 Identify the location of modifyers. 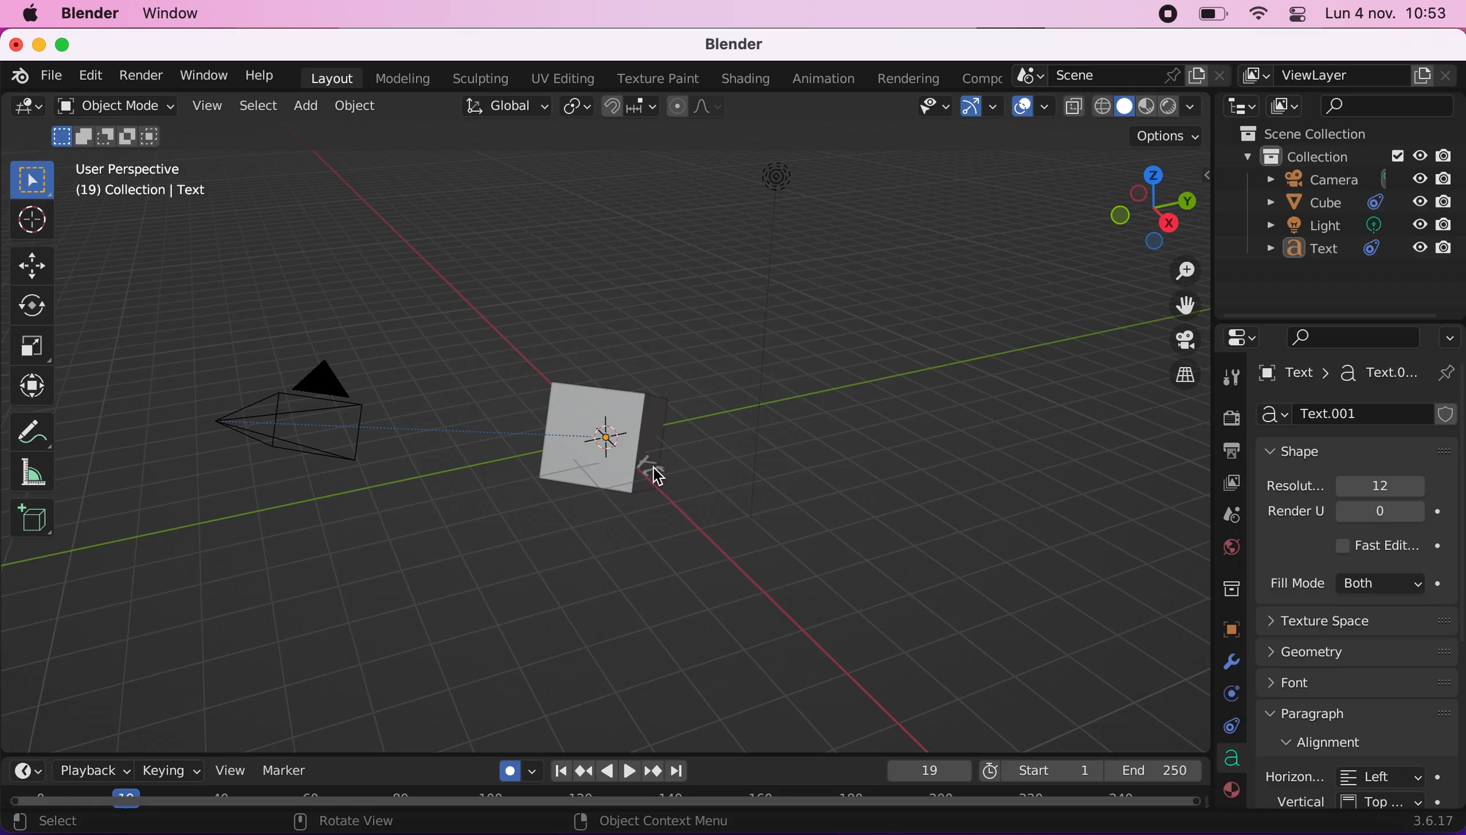
(1232, 662).